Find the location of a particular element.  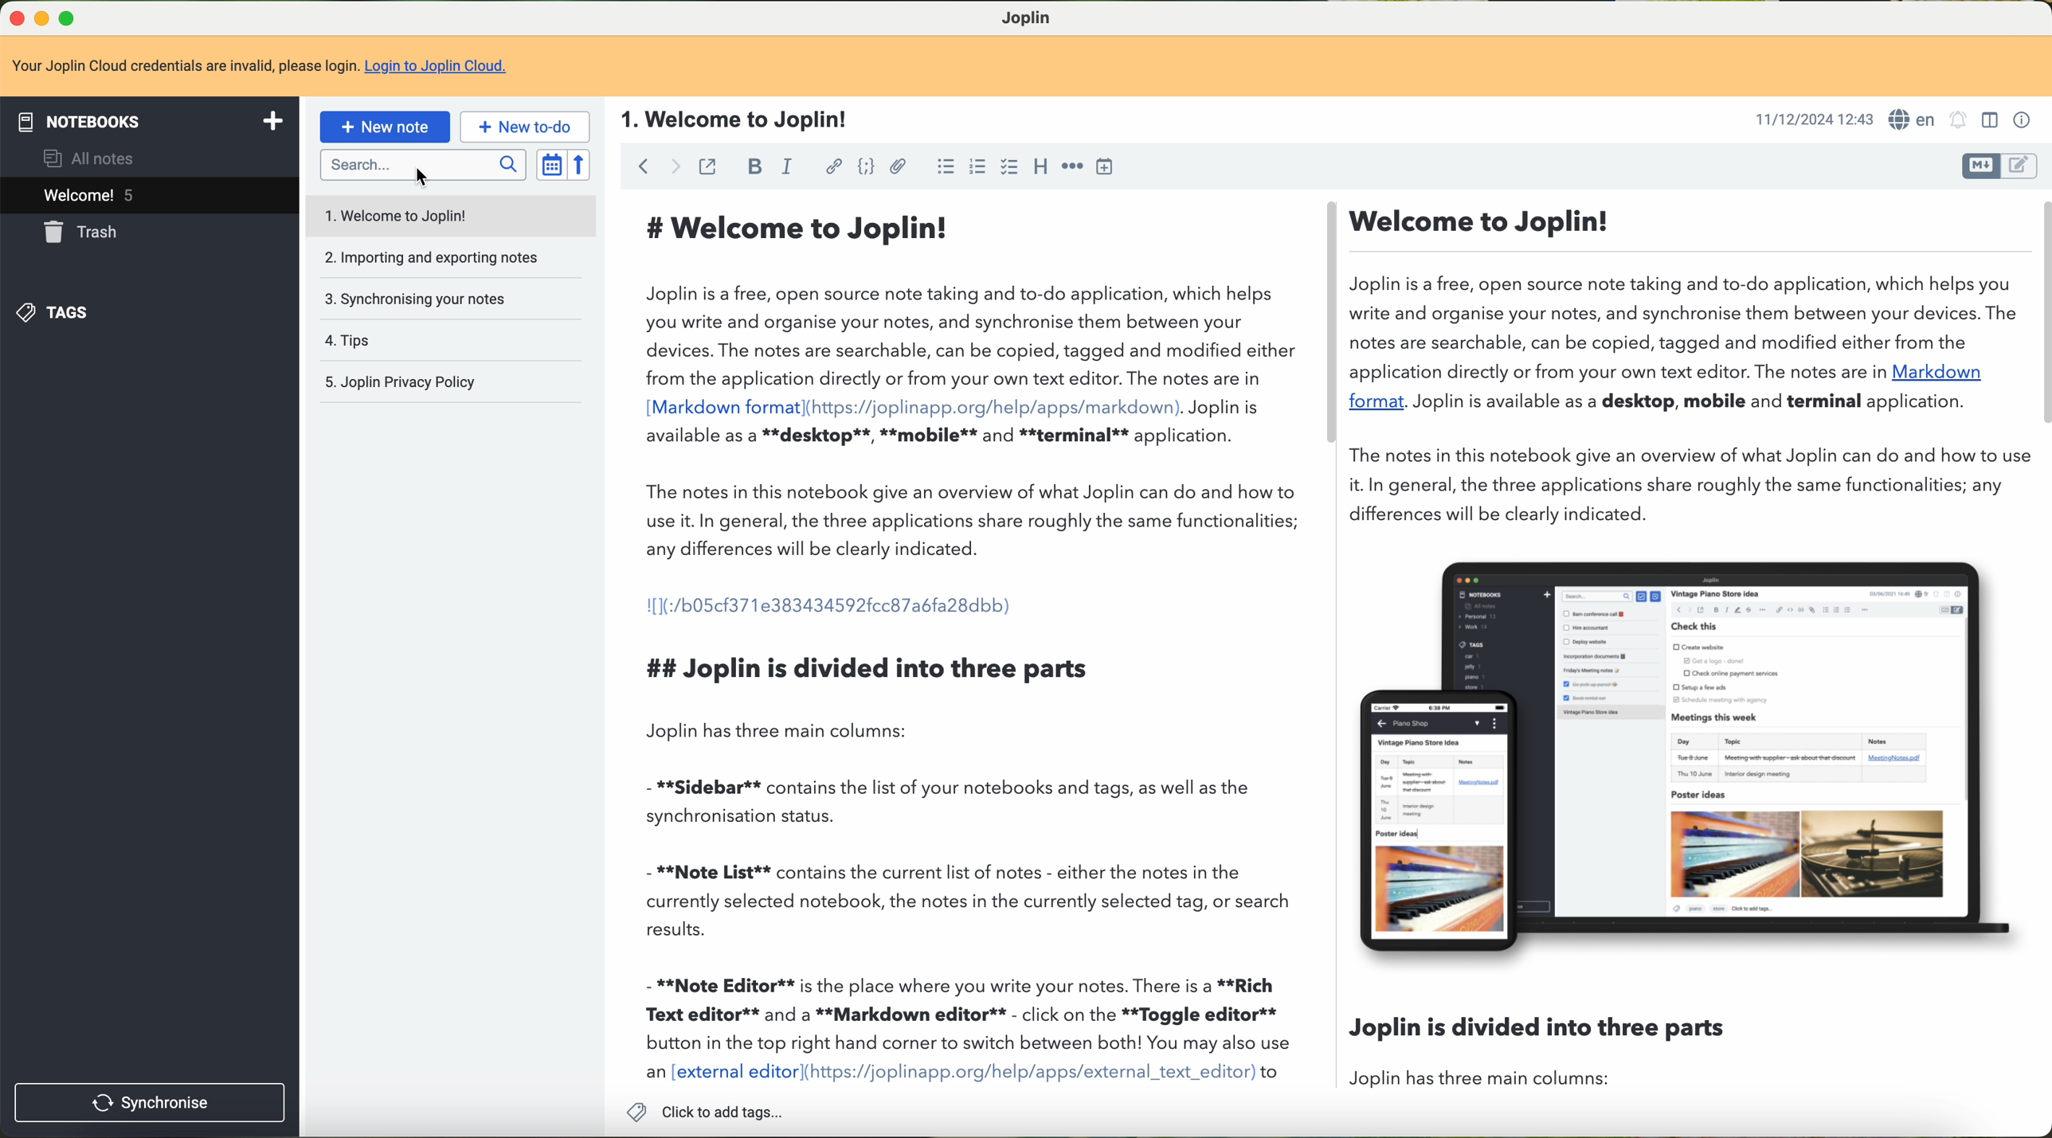

note properties is located at coordinates (2023, 119).